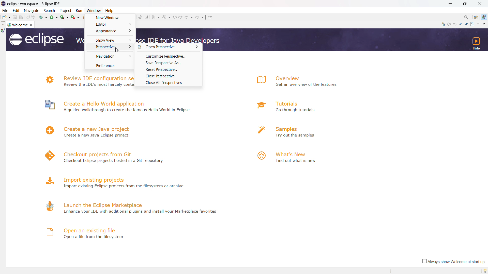 This screenshot has height=274, width=488. I want to click on restore, so click(485, 24).